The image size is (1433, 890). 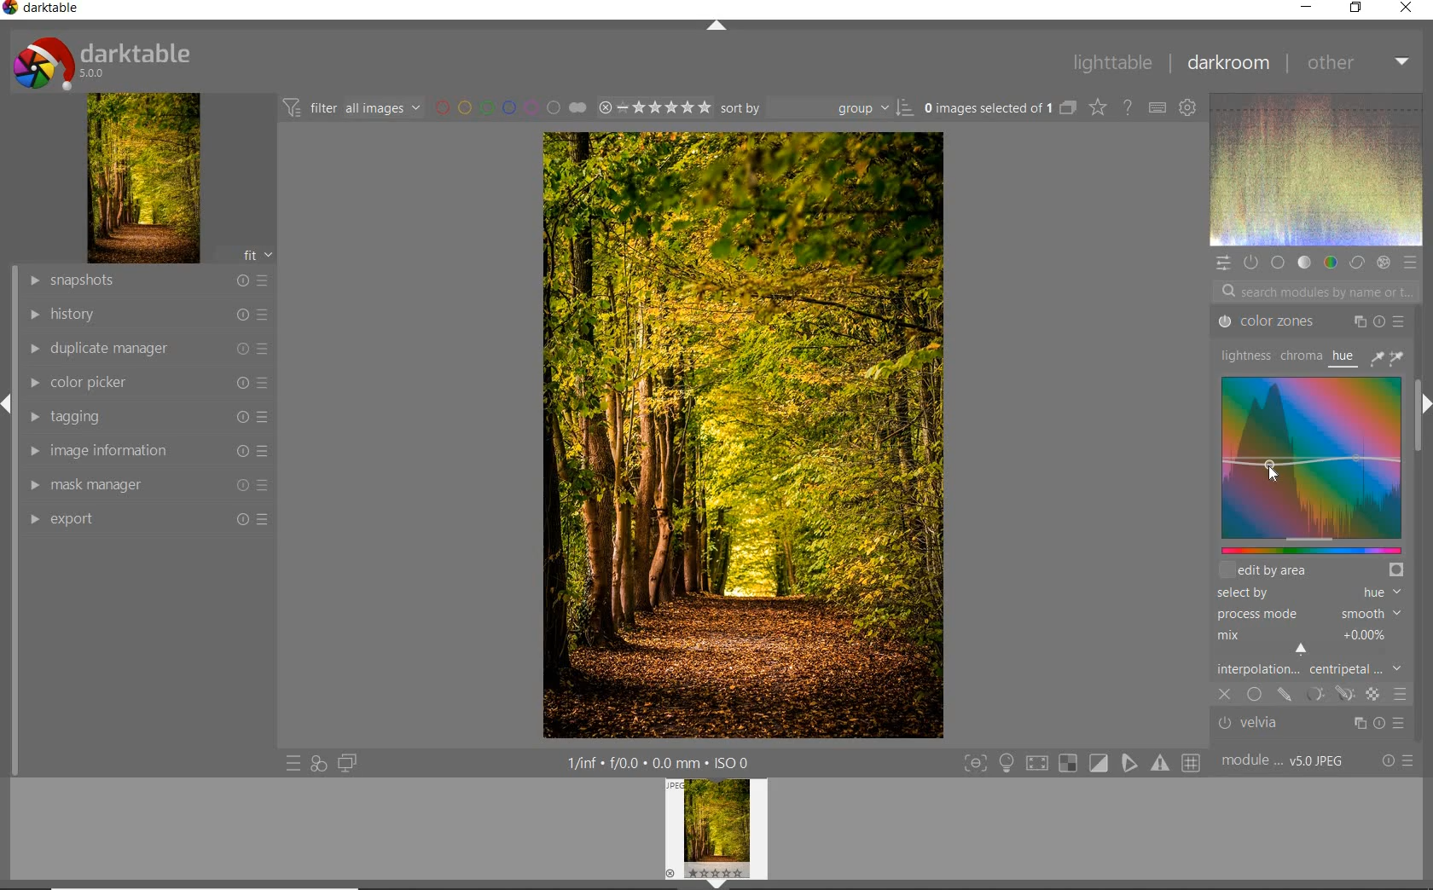 I want to click on MINIMIZE, so click(x=1308, y=7).